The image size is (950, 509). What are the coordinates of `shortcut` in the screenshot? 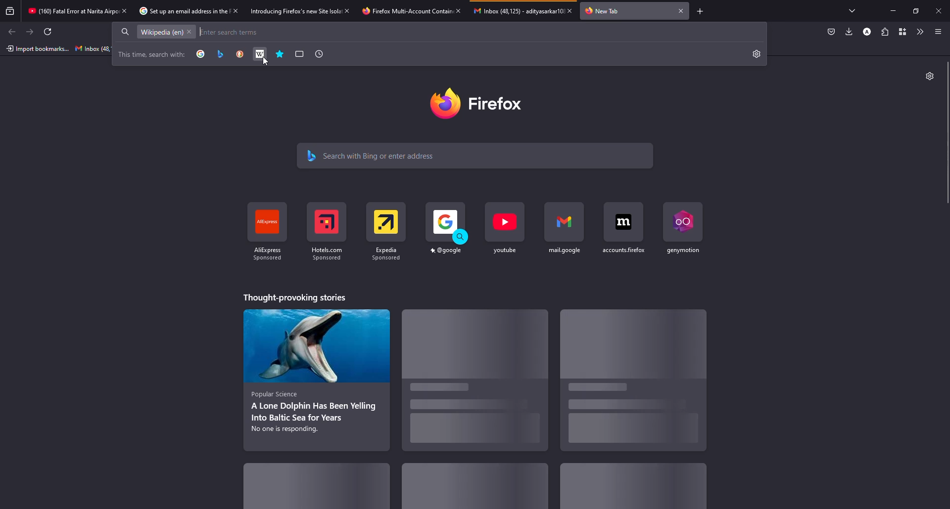 It's located at (388, 235).